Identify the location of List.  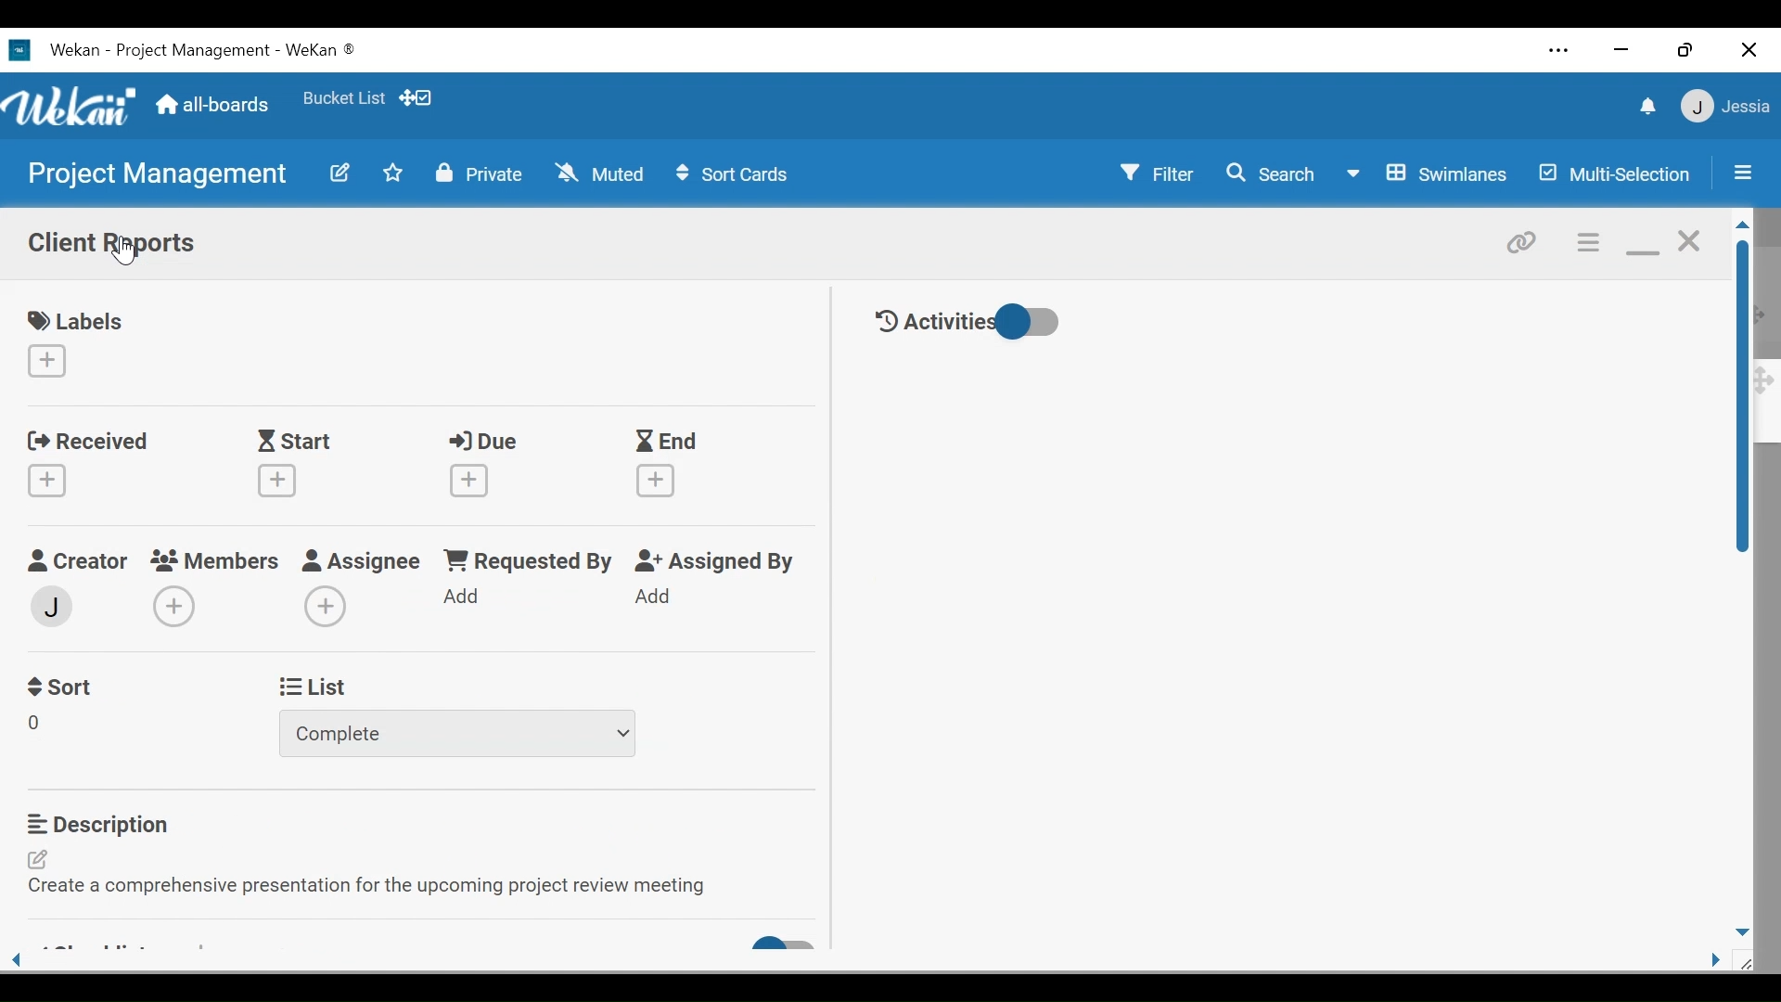
(313, 686).